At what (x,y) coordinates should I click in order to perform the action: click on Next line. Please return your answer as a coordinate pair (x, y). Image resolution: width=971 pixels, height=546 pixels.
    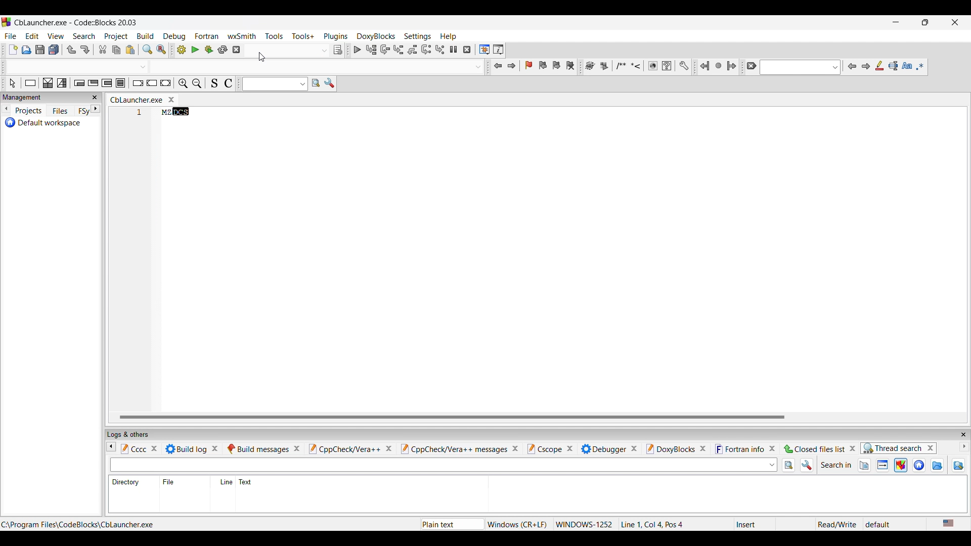
    Looking at the image, I should click on (385, 50).